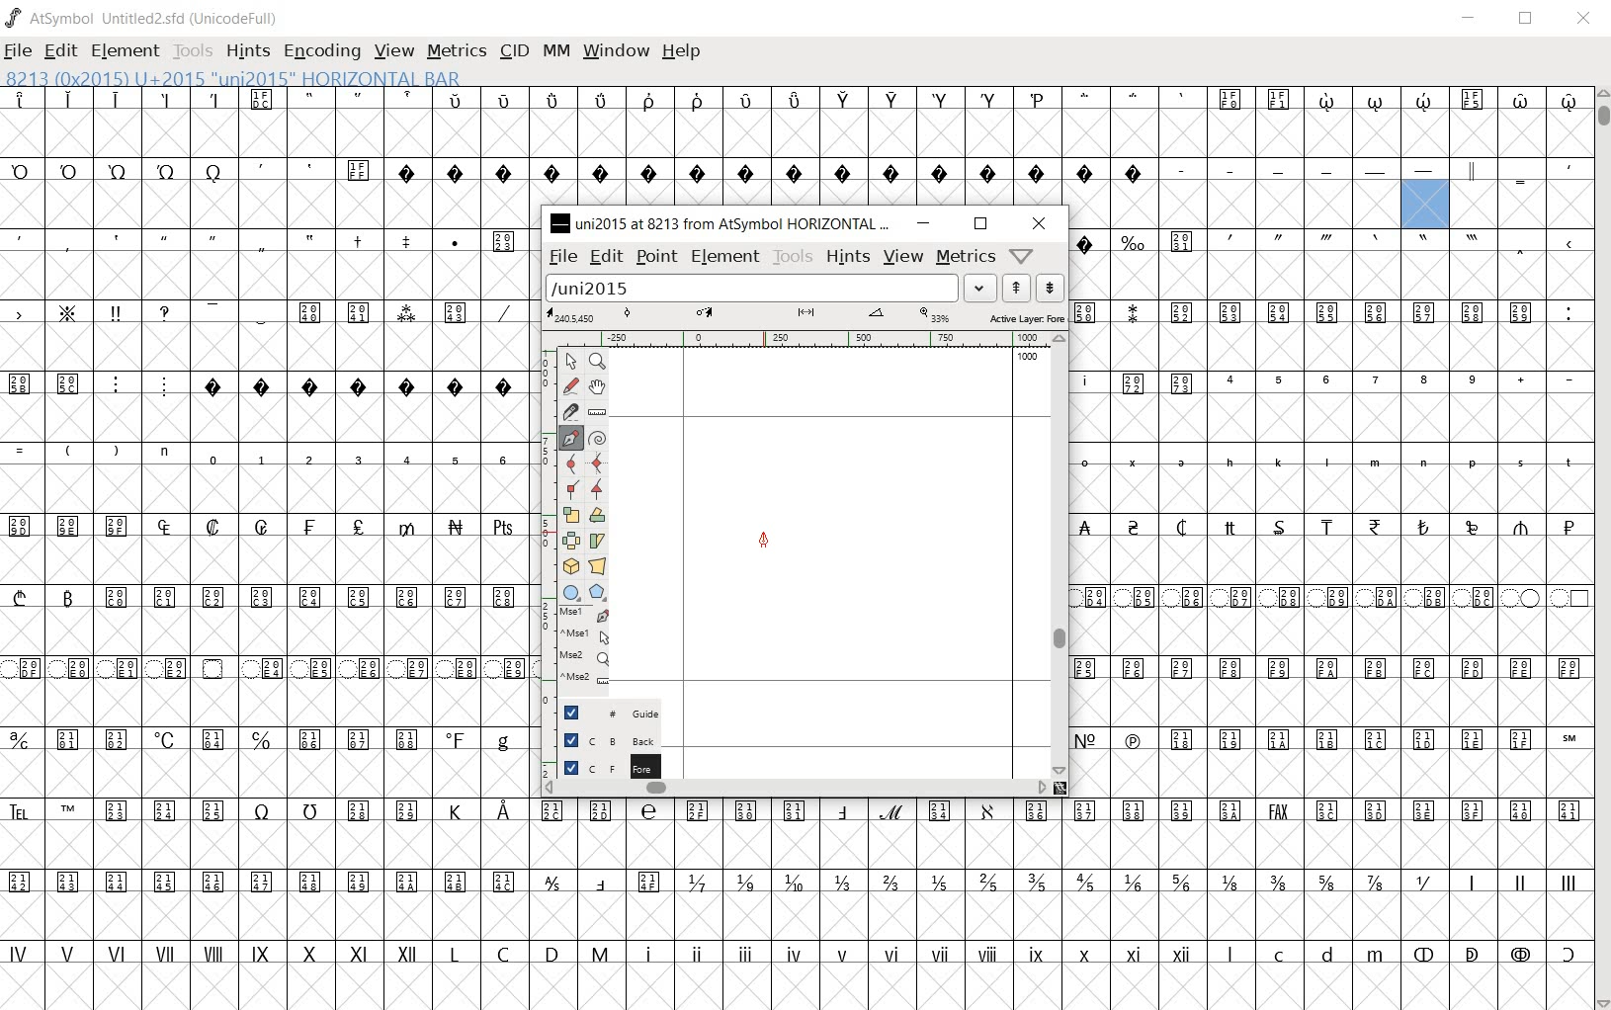  I want to click on view, so click(902, 257).